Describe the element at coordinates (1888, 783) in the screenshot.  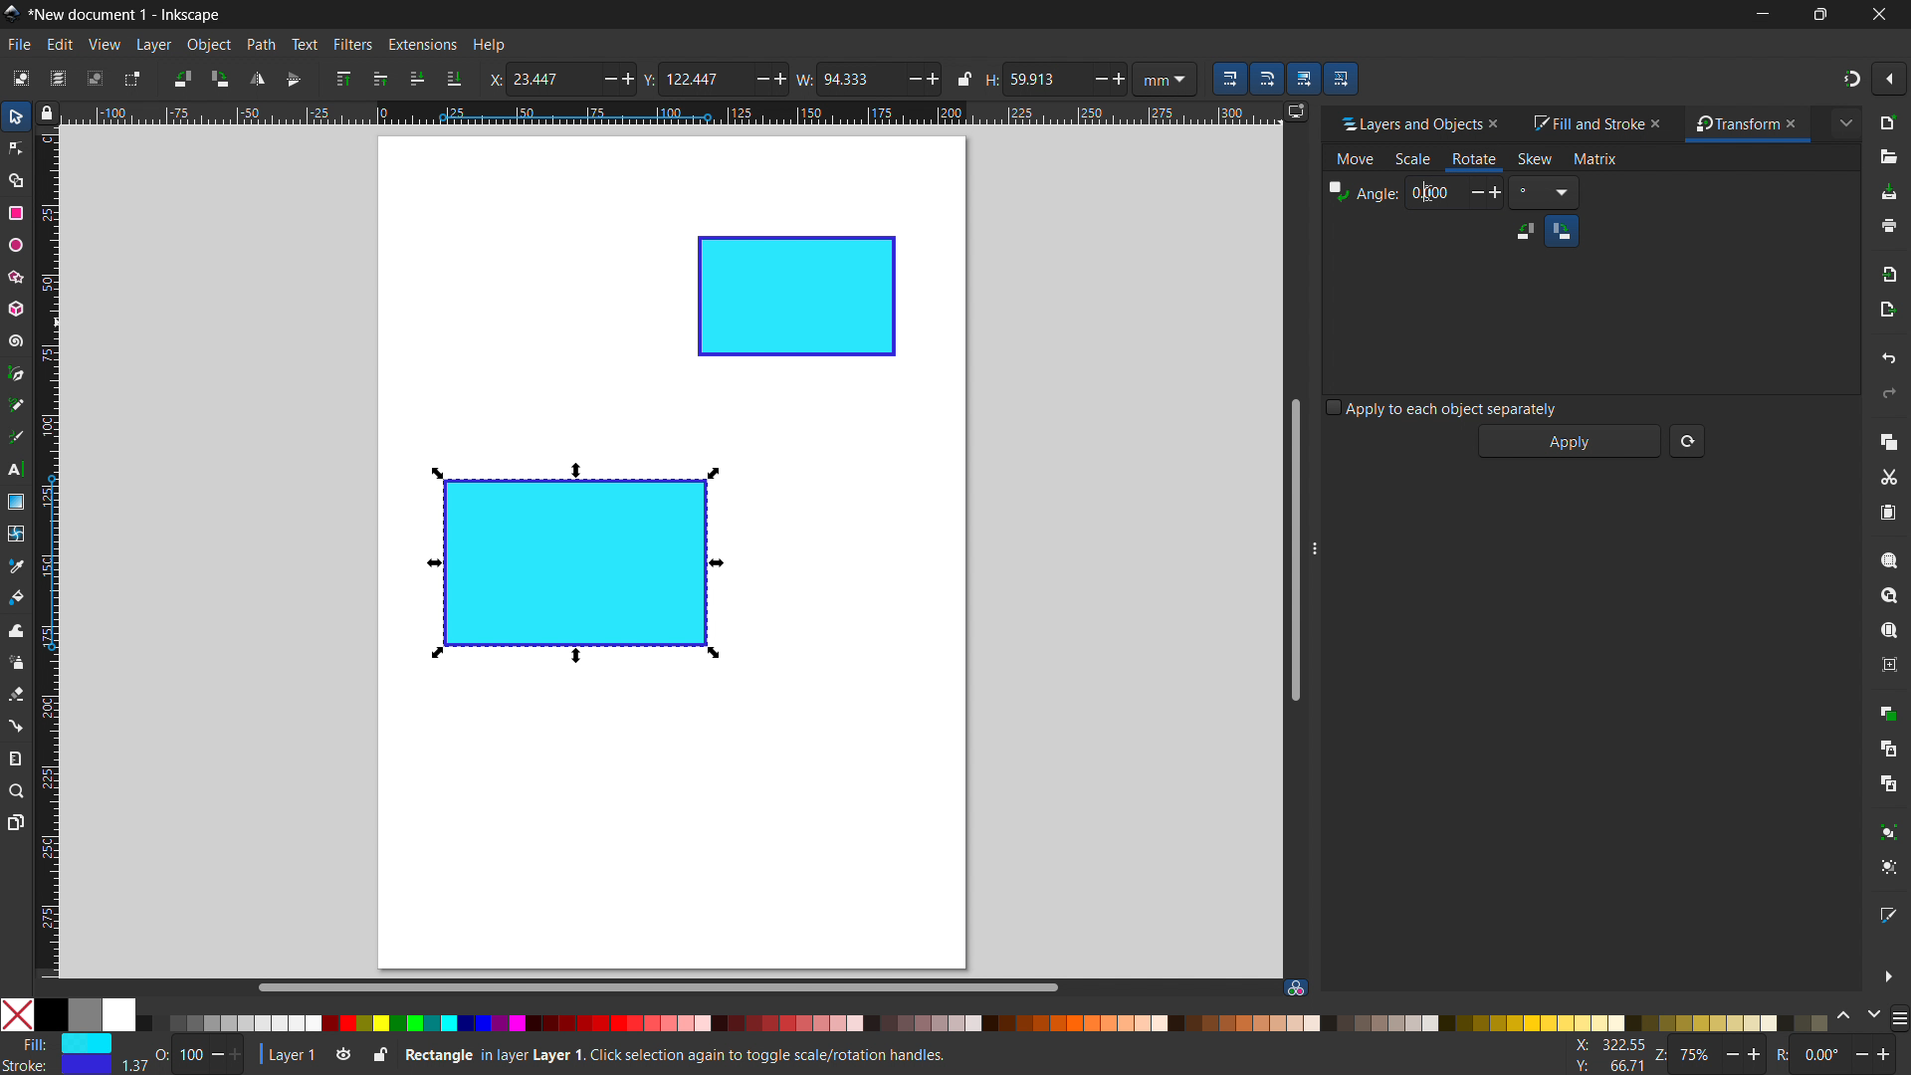
I see `unlink clone` at that location.